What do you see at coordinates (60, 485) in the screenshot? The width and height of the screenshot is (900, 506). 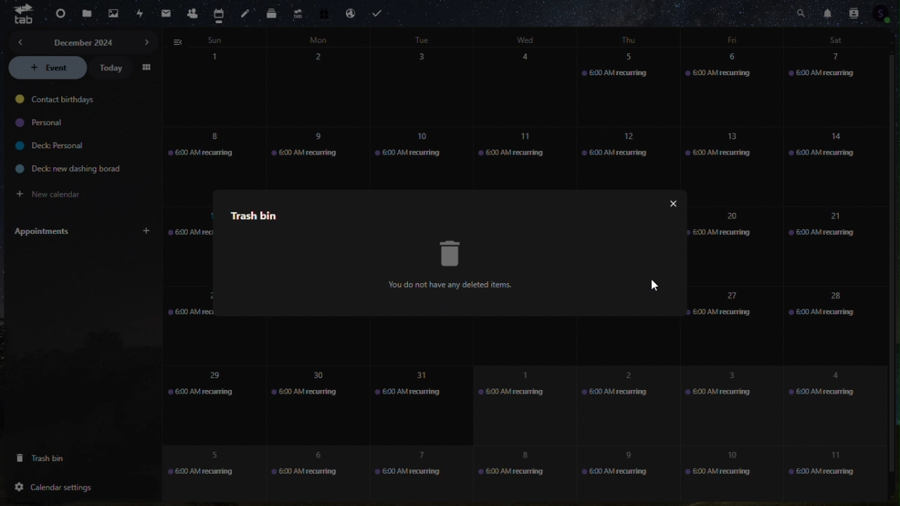 I see `calendar settings` at bounding box center [60, 485].